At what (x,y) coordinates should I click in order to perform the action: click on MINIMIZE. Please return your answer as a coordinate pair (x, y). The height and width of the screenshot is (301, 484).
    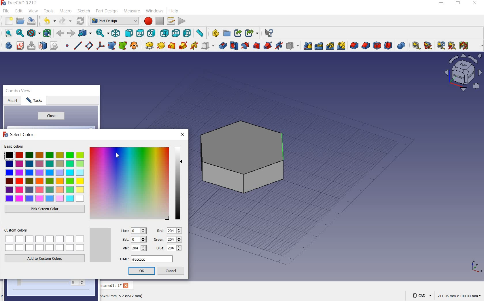
    Looking at the image, I should click on (442, 4).